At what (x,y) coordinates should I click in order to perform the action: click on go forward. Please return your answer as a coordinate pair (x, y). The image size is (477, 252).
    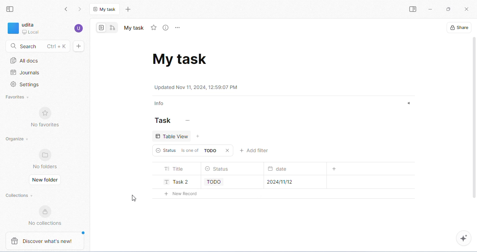
    Looking at the image, I should click on (81, 9).